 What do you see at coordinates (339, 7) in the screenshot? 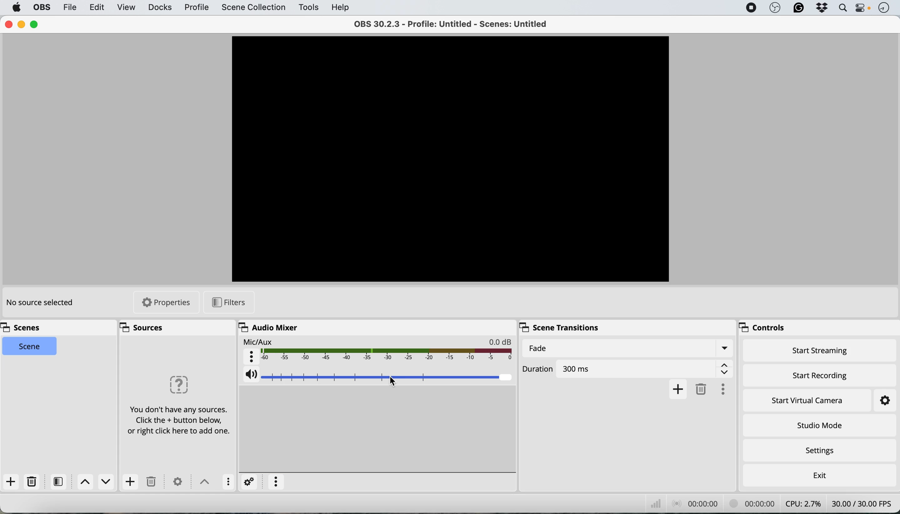
I see `help` at bounding box center [339, 7].